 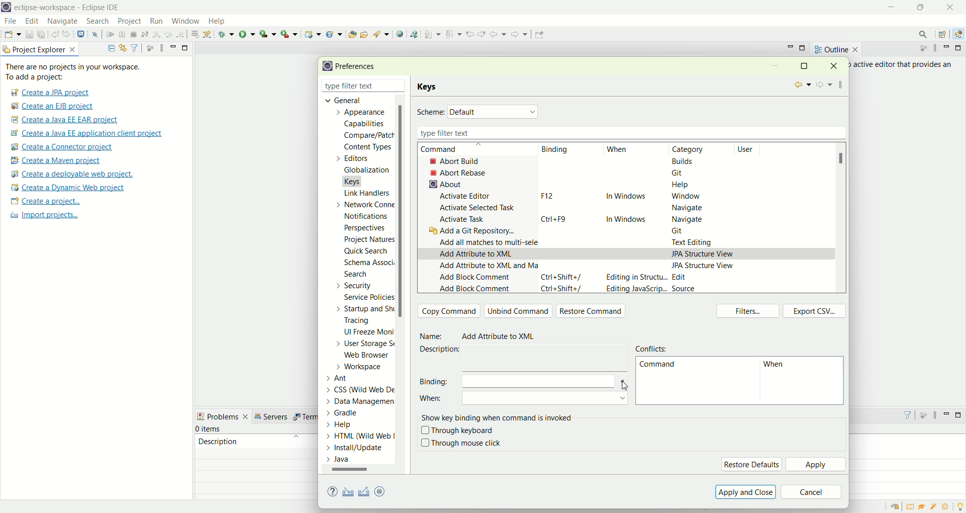 What do you see at coordinates (837, 65) in the screenshot?
I see `close` at bounding box center [837, 65].